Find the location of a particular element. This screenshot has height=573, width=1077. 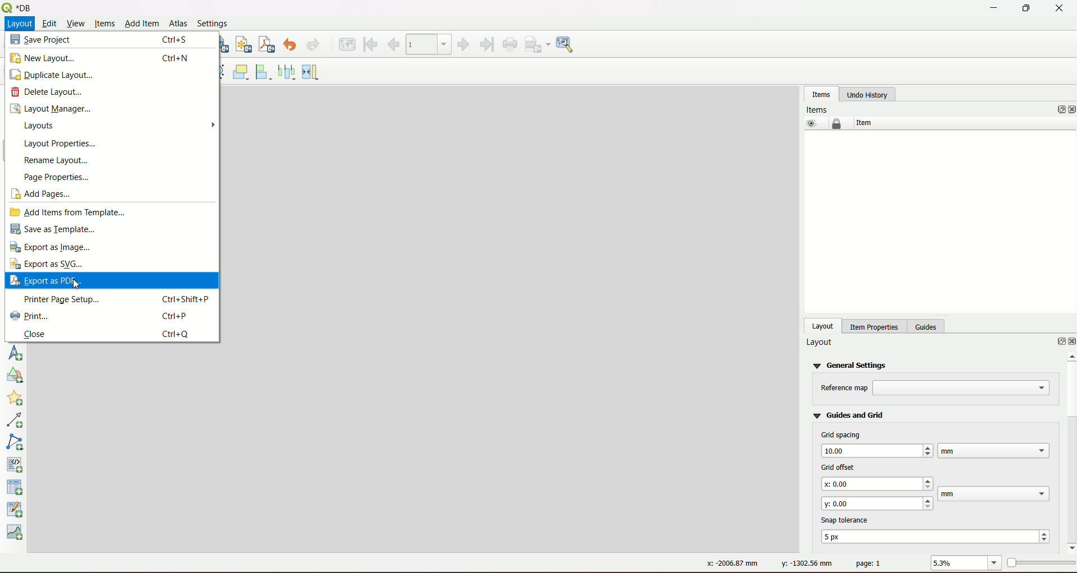

minimize is located at coordinates (992, 8).